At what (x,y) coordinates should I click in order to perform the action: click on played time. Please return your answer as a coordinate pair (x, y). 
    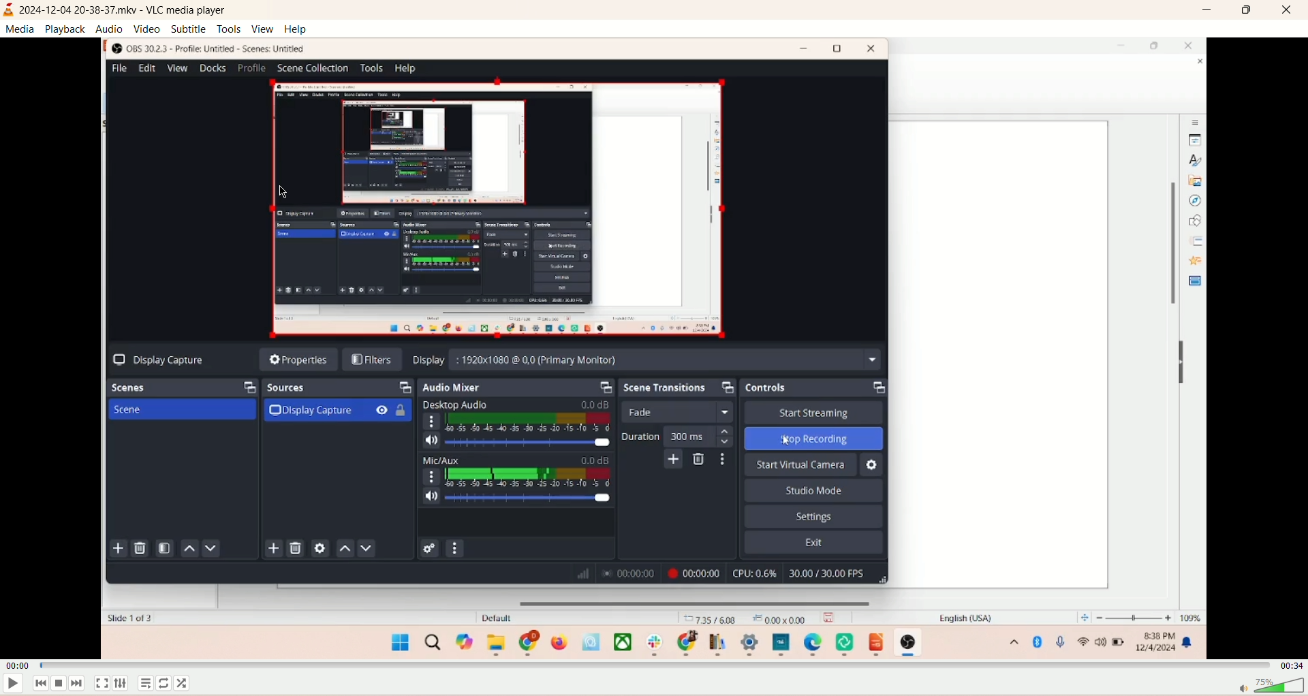
    Looking at the image, I should click on (16, 667).